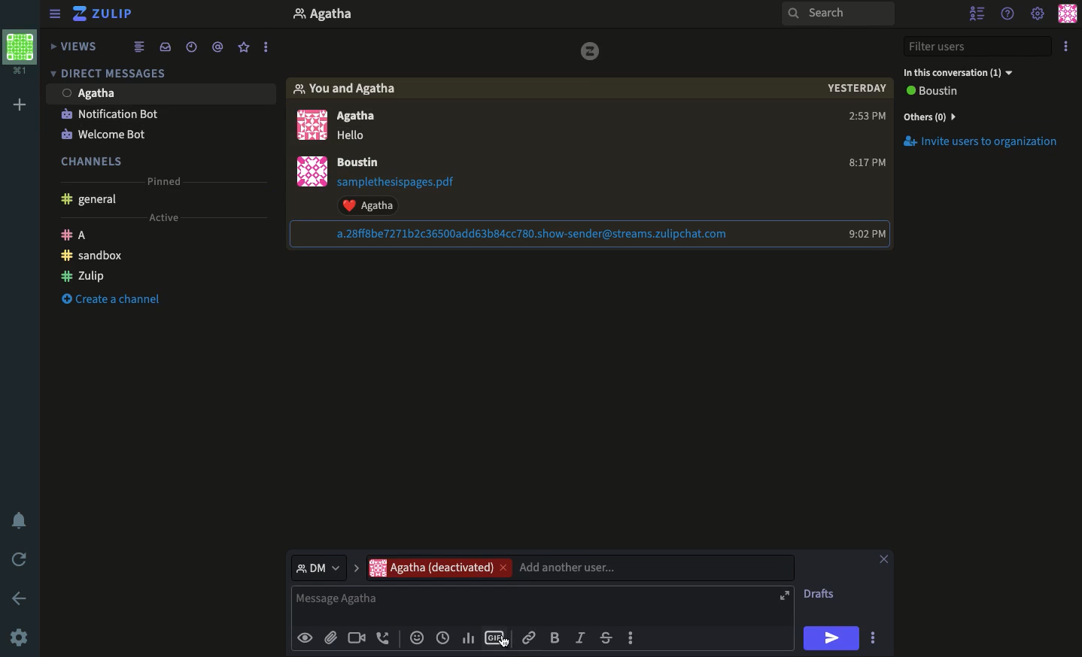 This screenshot has width=1082, height=657. Describe the element at coordinates (171, 177) in the screenshot. I see `Pinned` at that location.